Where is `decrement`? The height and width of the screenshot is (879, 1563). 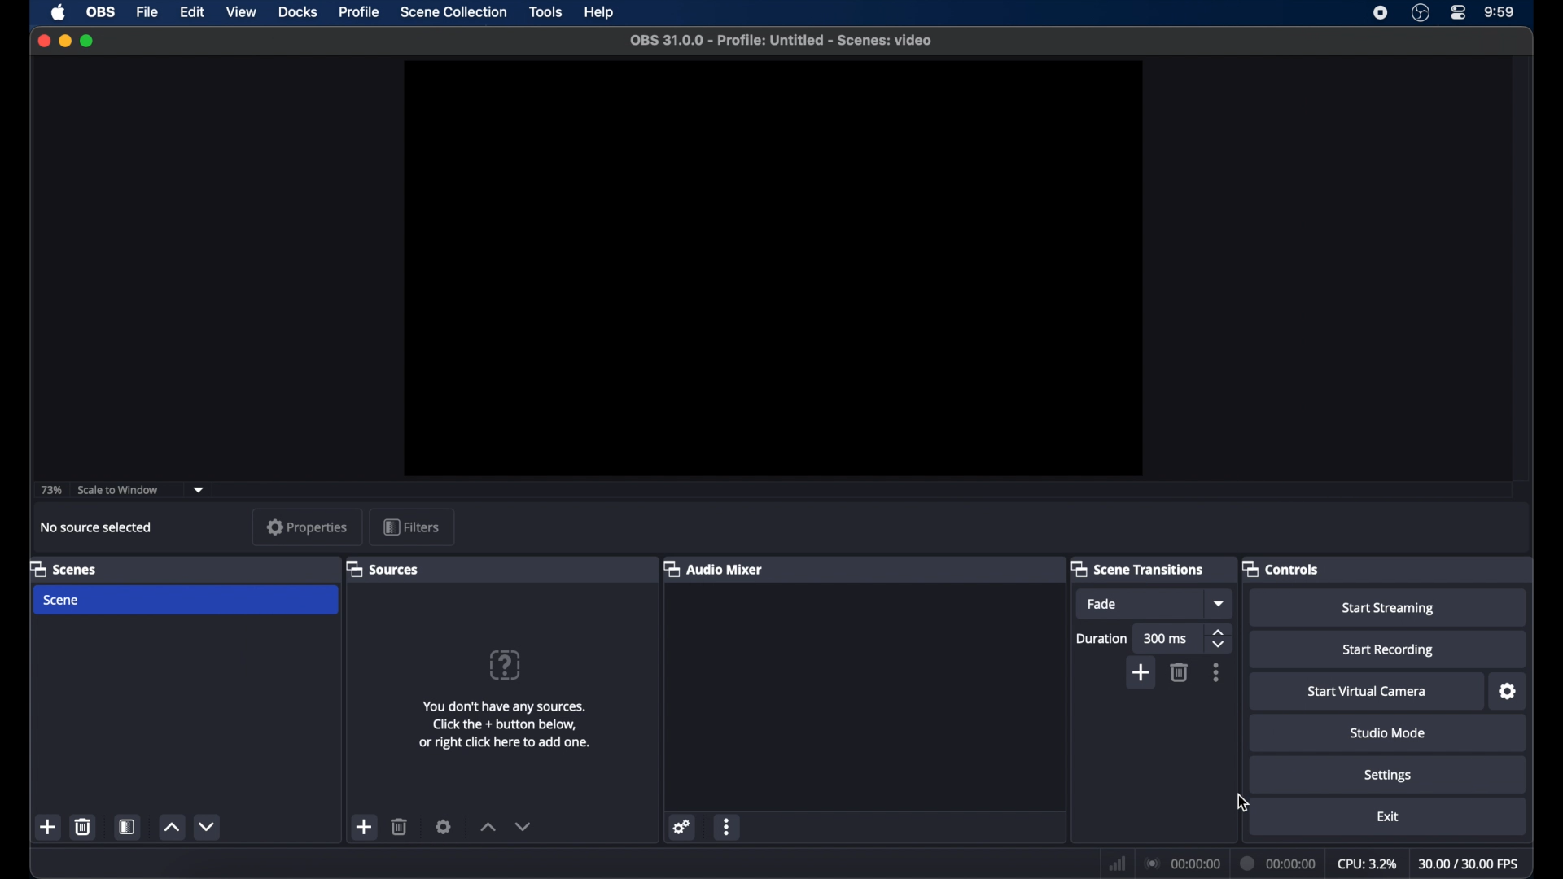
decrement is located at coordinates (208, 827).